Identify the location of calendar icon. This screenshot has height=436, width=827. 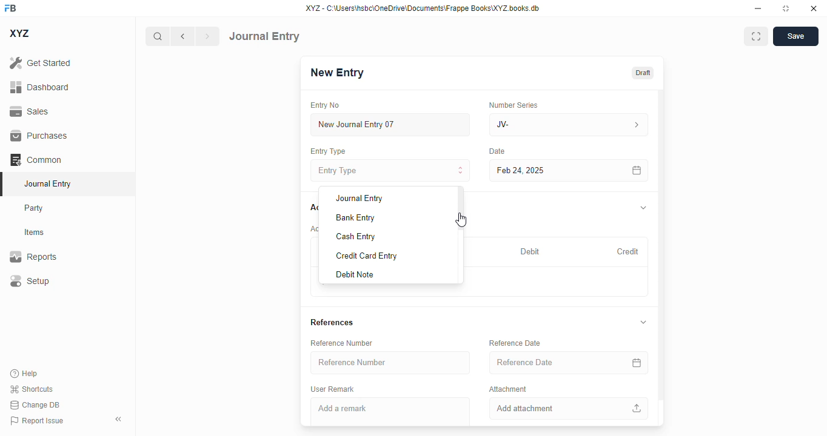
(636, 363).